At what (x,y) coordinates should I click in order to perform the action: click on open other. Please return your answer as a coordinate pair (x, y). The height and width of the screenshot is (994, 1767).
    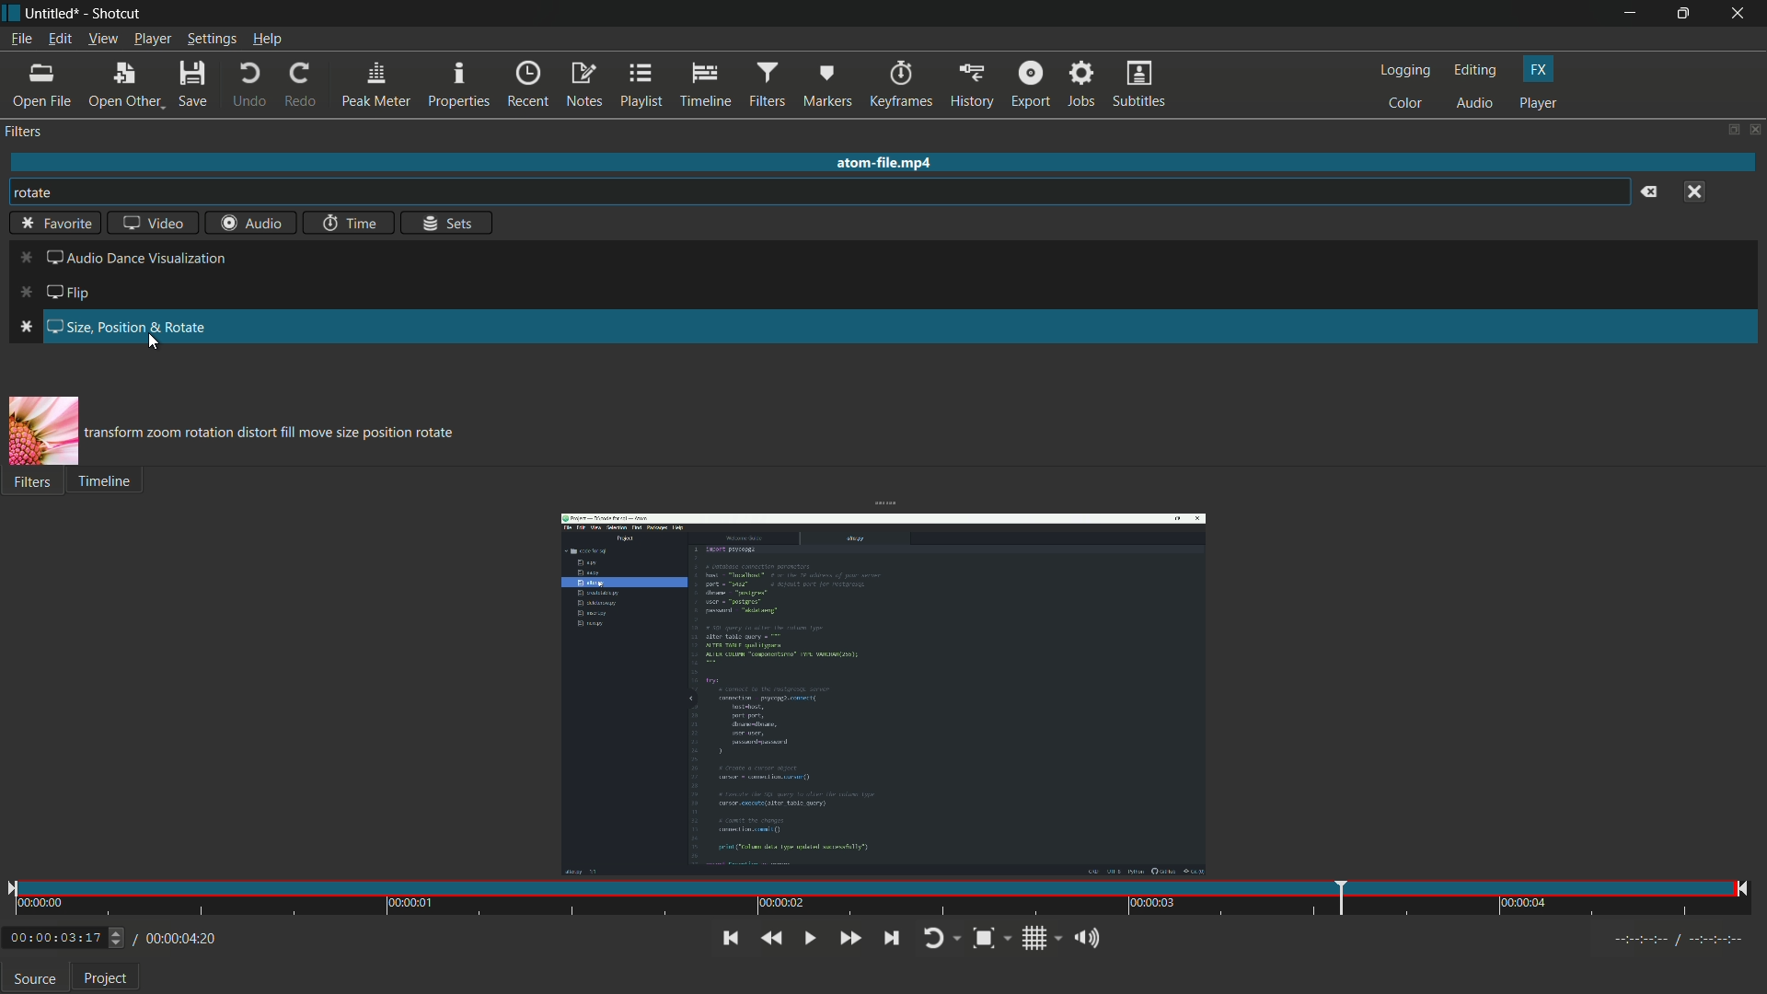
    Looking at the image, I should click on (120, 86).